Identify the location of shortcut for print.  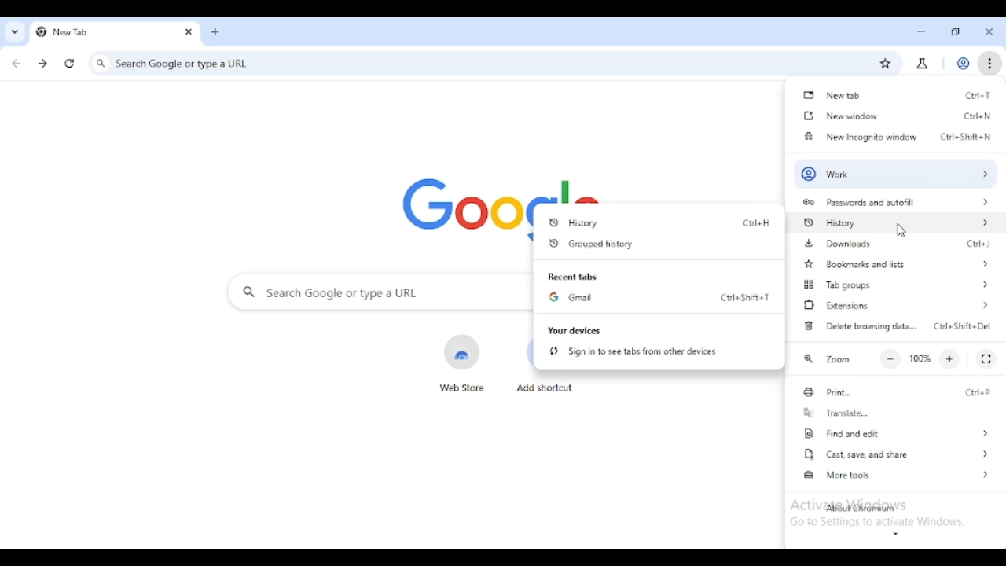
(975, 391).